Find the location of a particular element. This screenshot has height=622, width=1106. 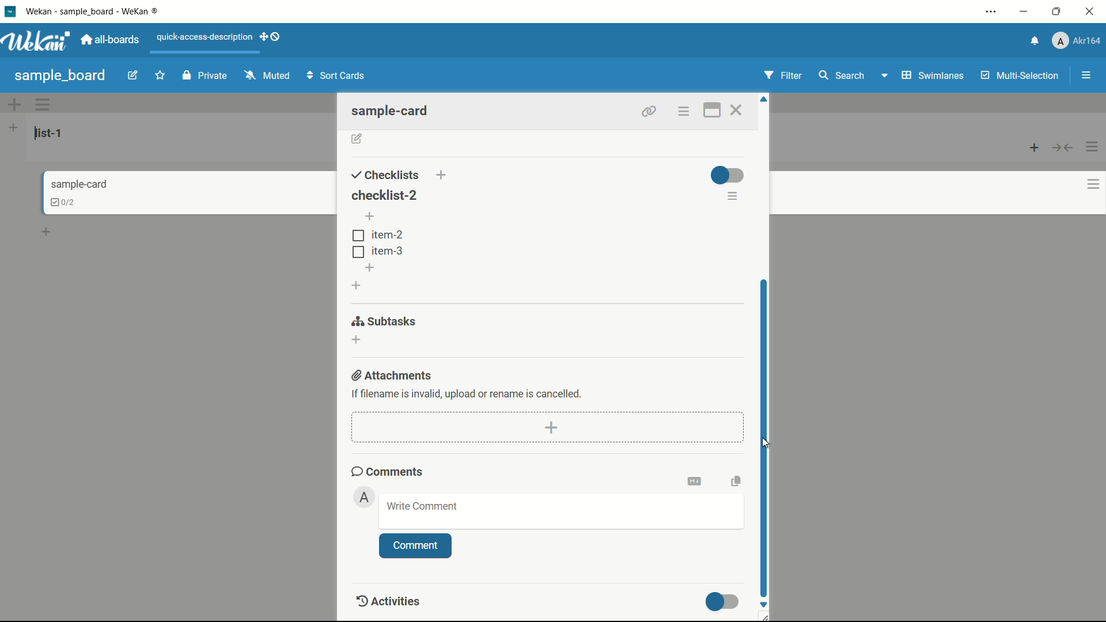

list name is located at coordinates (51, 133).